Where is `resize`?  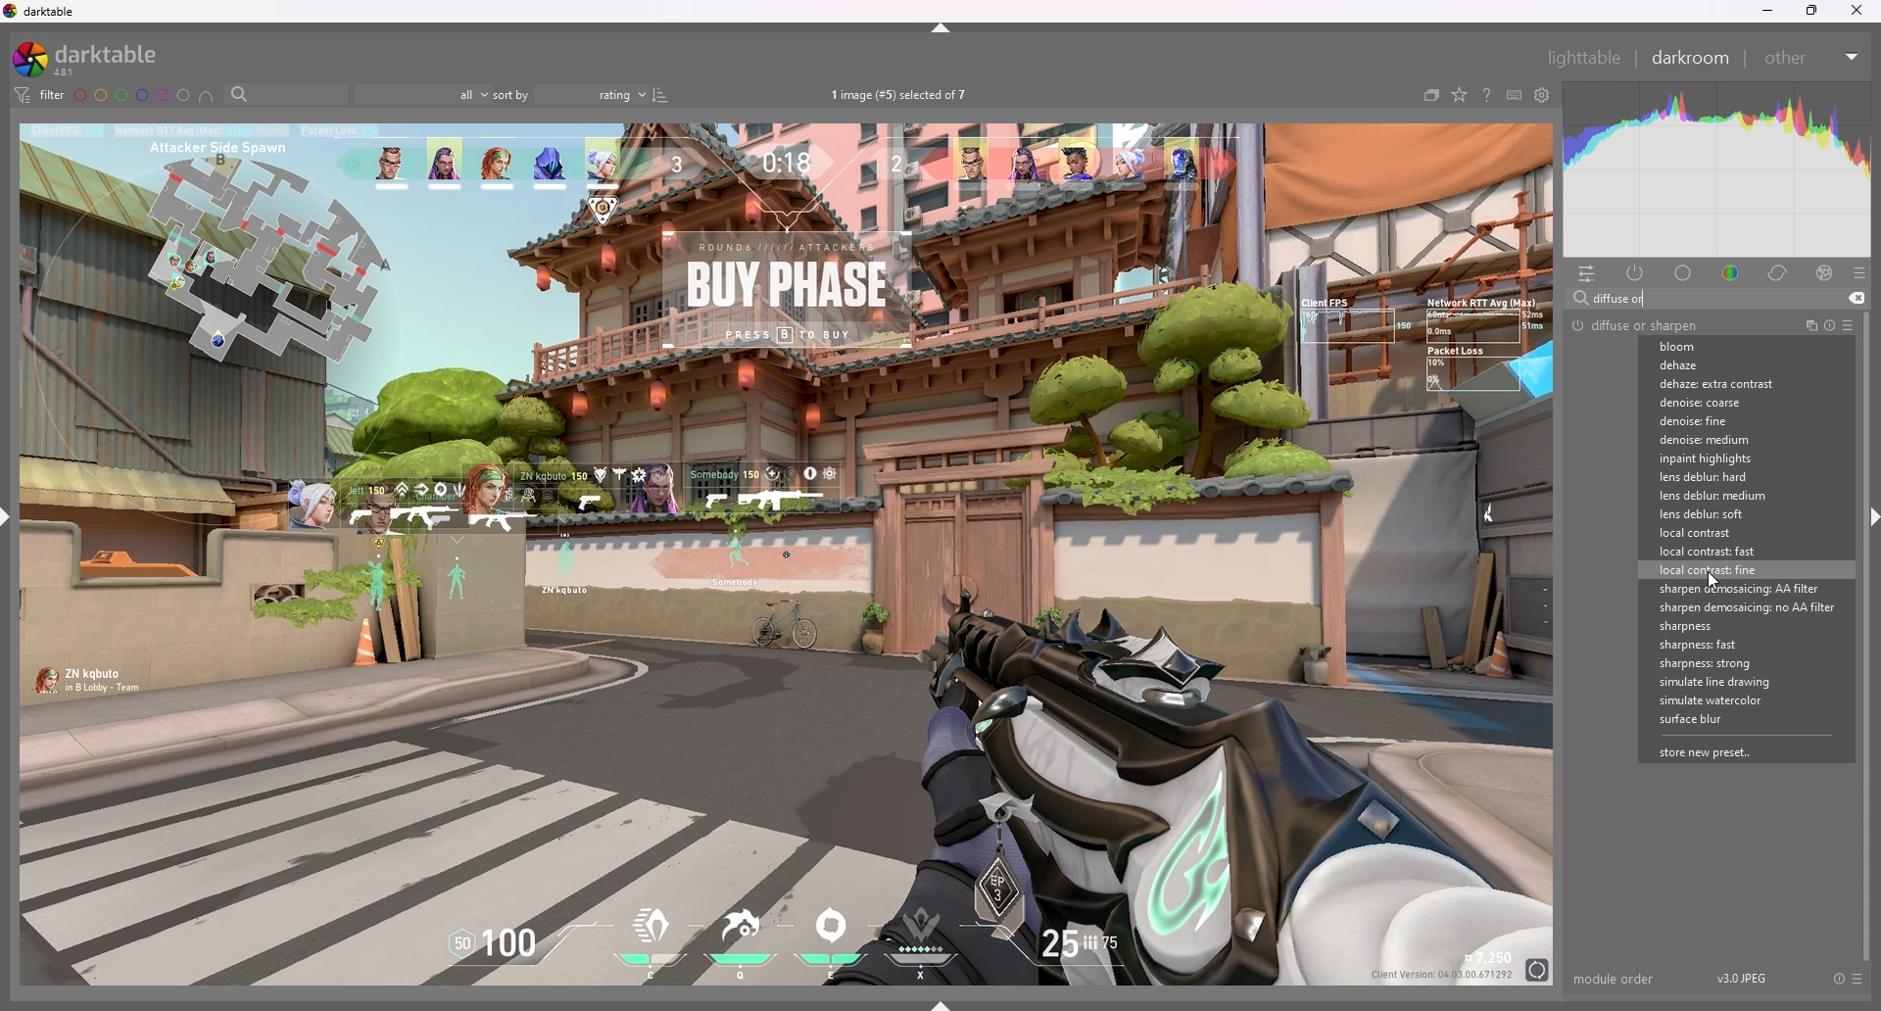
resize is located at coordinates (1812, 11).